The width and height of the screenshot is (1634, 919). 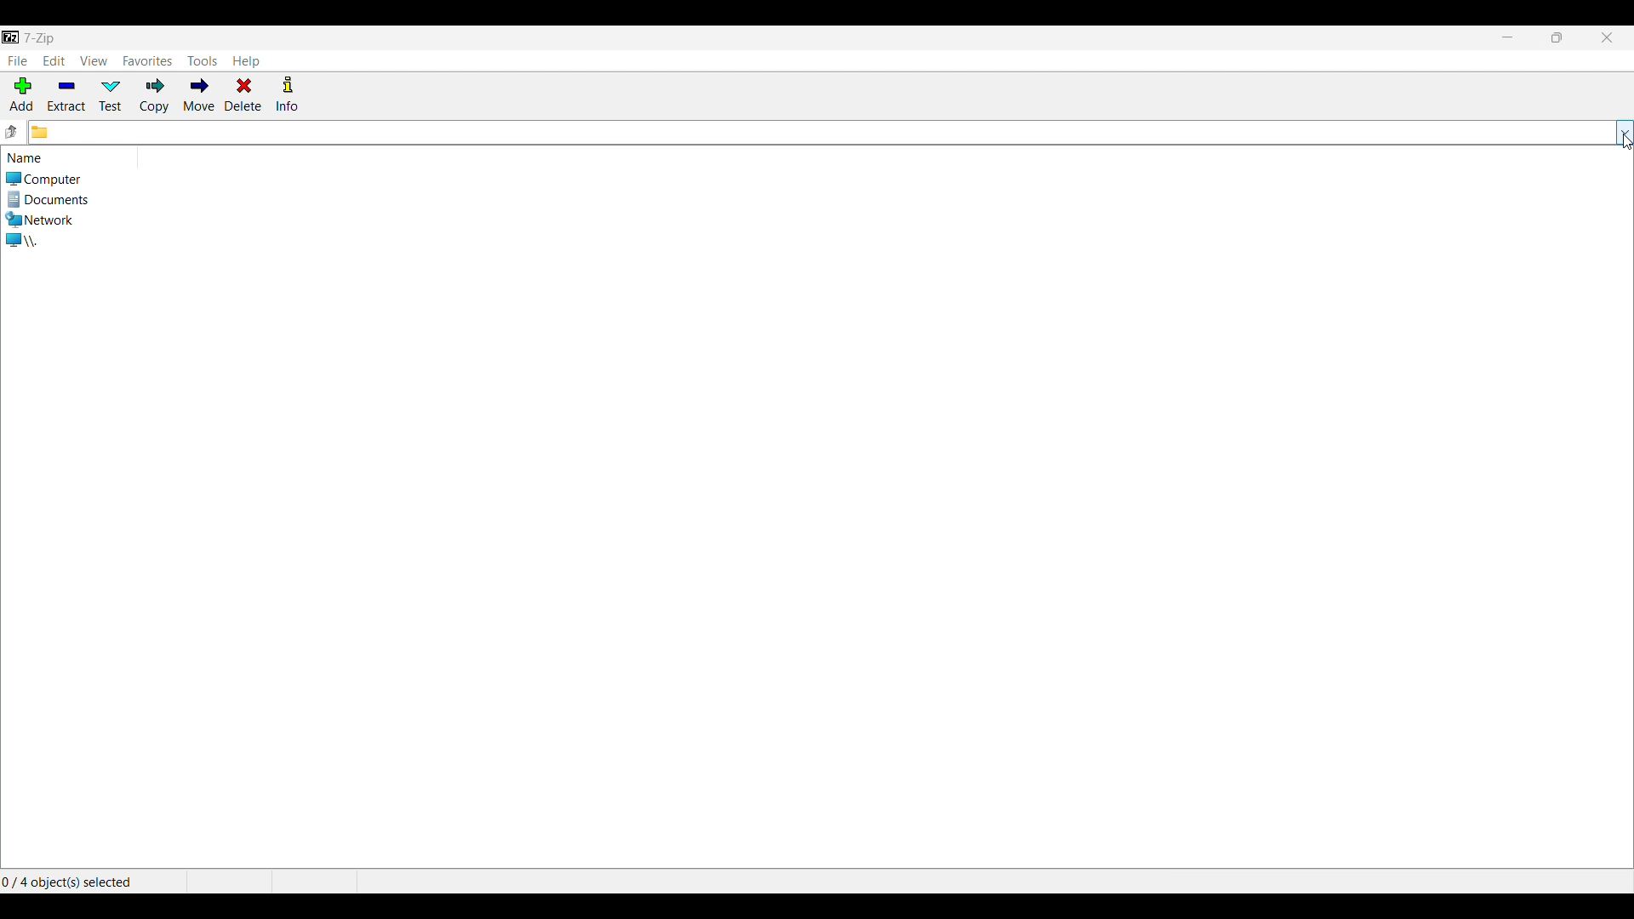 What do you see at coordinates (1557, 37) in the screenshot?
I see `Show interface in a smaller tab` at bounding box center [1557, 37].